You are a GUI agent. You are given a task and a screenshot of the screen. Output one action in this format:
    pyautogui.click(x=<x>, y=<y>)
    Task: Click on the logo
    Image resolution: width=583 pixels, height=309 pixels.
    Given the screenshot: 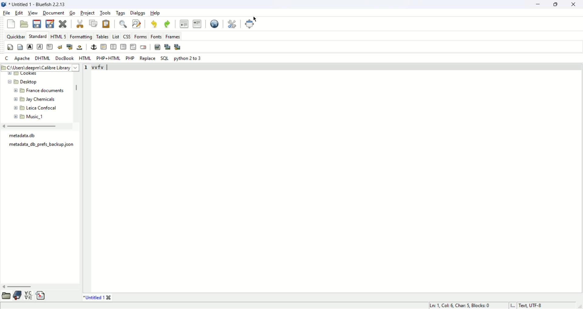 What is the action you would take?
    pyautogui.click(x=4, y=5)
    